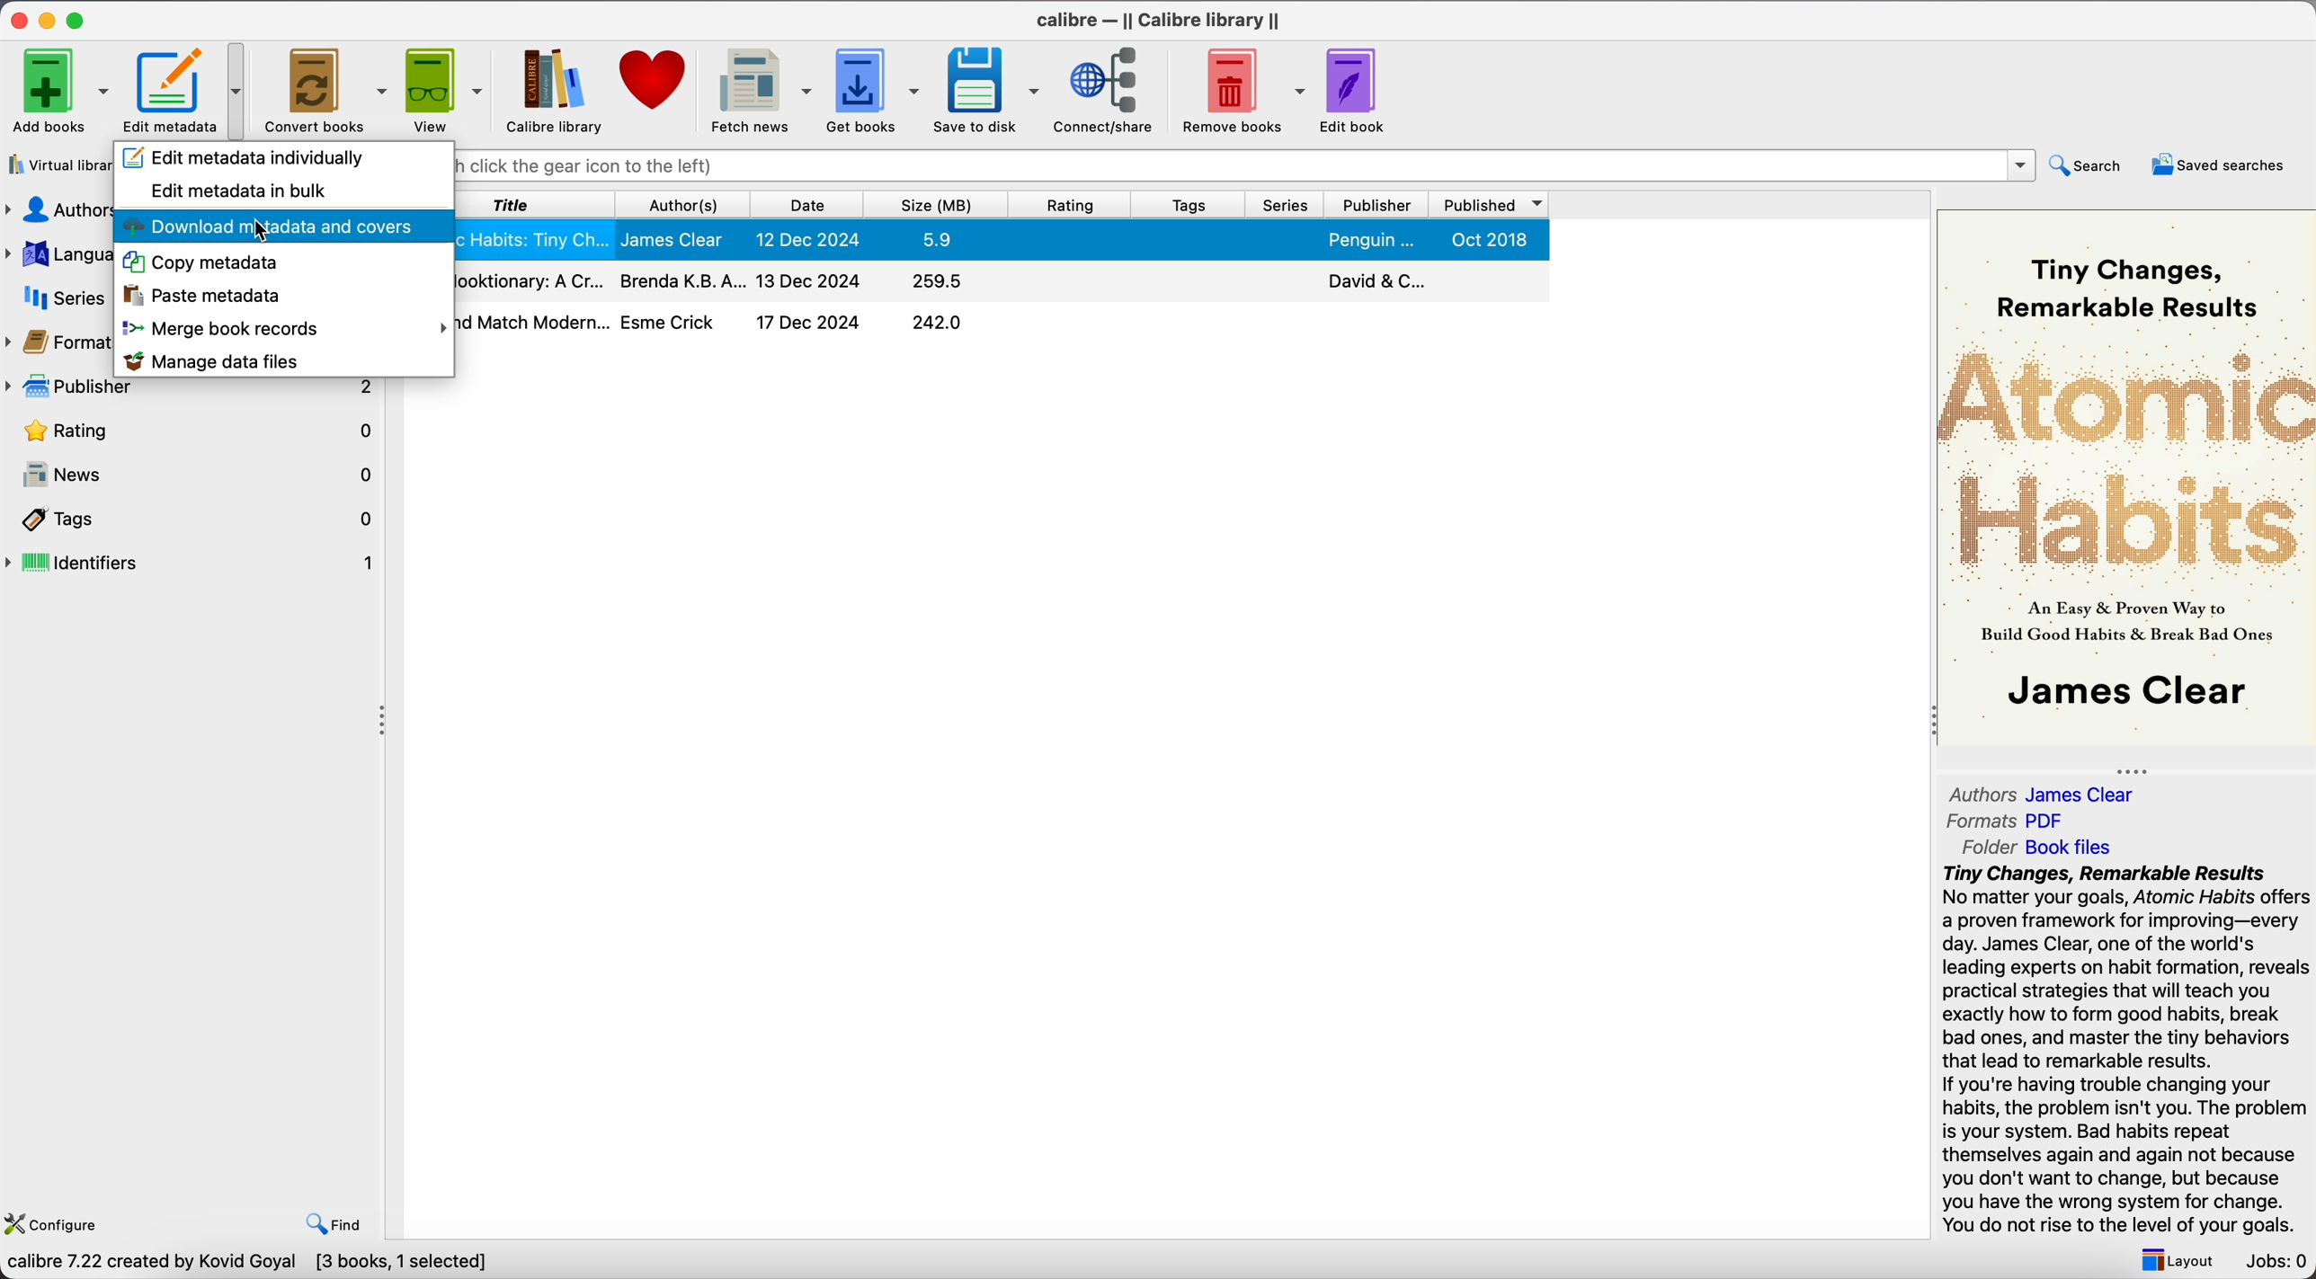  What do you see at coordinates (324, 89) in the screenshot?
I see `Convert books` at bounding box center [324, 89].